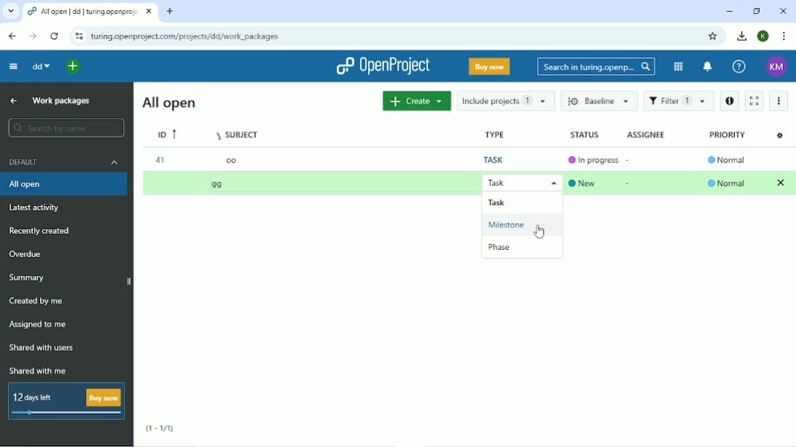 The height and width of the screenshot is (447, 796). What do you see at coordinates (168, 103) in the screenshot?
I see `All open` at bounding box center [168, 103].